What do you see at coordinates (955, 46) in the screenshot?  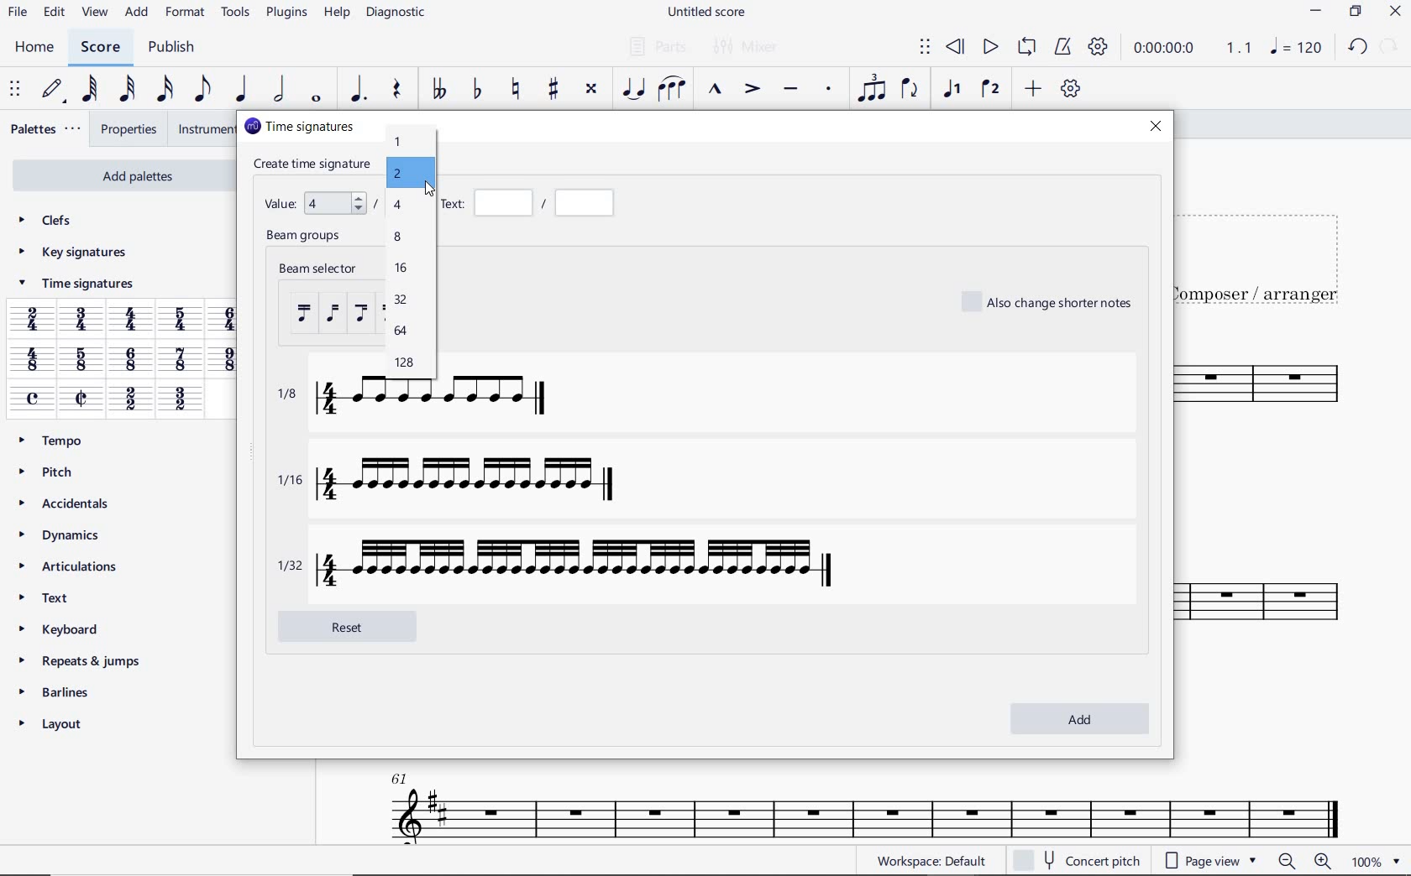 I see `REWIND` at bounding box center [955, 46].